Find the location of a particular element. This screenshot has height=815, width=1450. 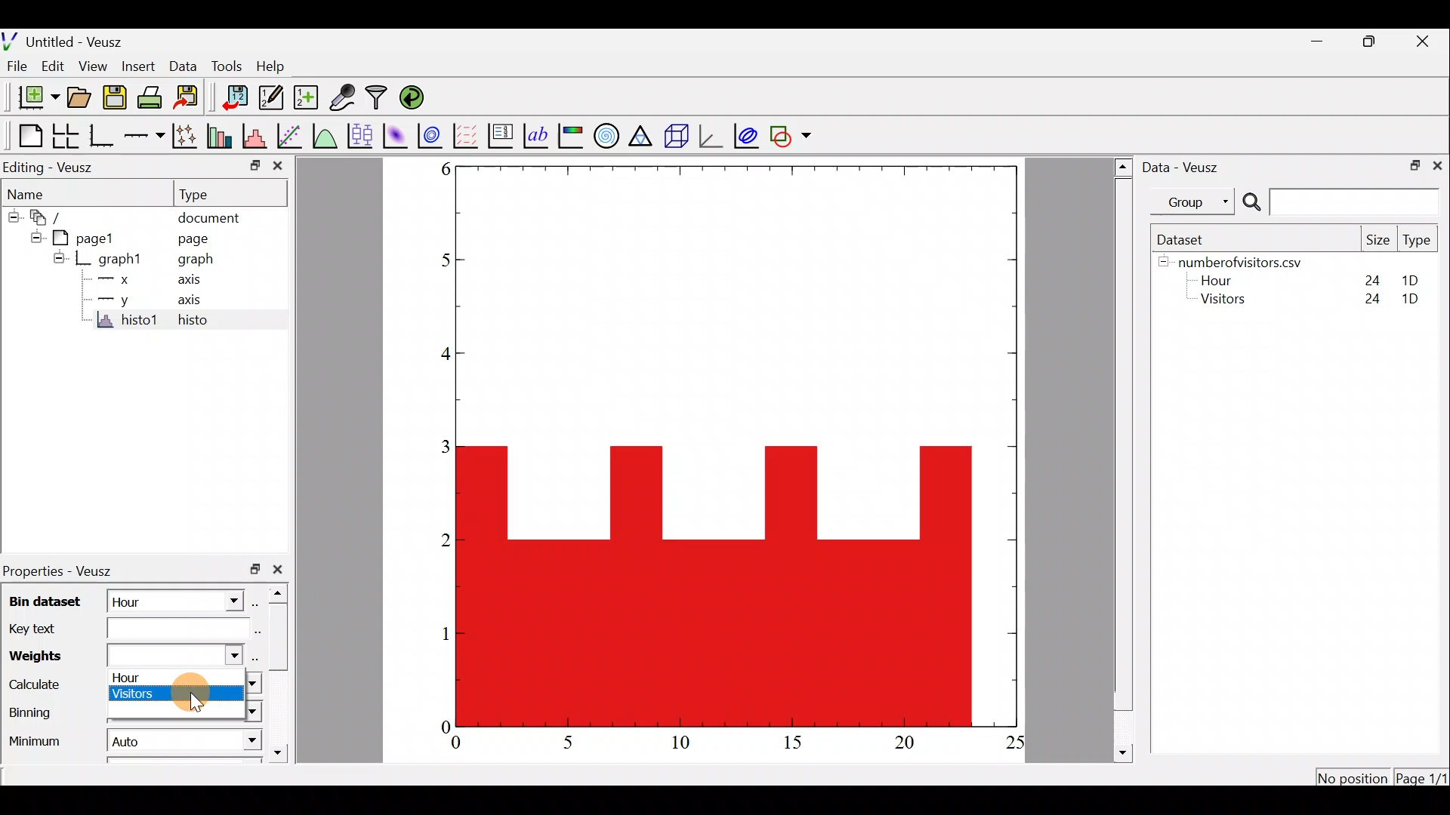

axis is located at coordinates (187, 303).